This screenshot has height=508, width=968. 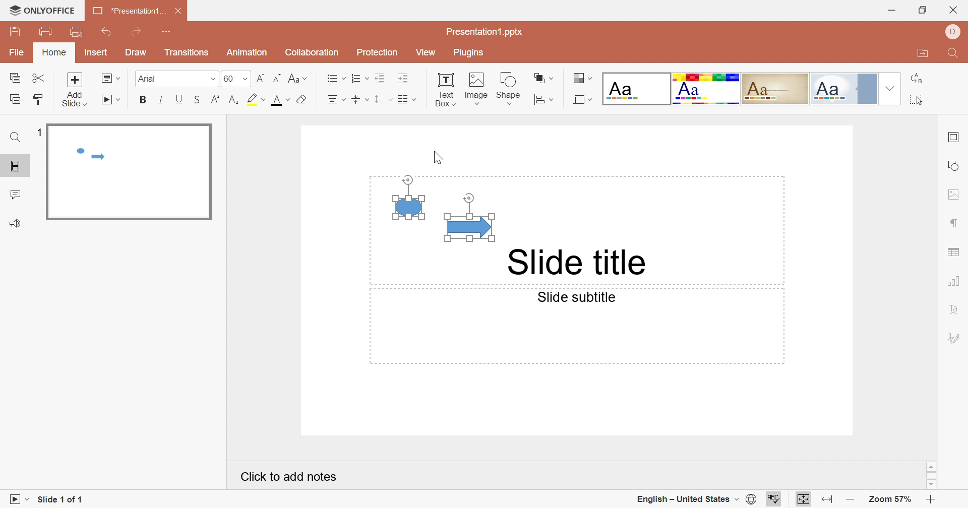 What do you see at coordinates (357, 100) in the screenshot?
I see `Align Text to the middle` at bounding box center [357, 100].